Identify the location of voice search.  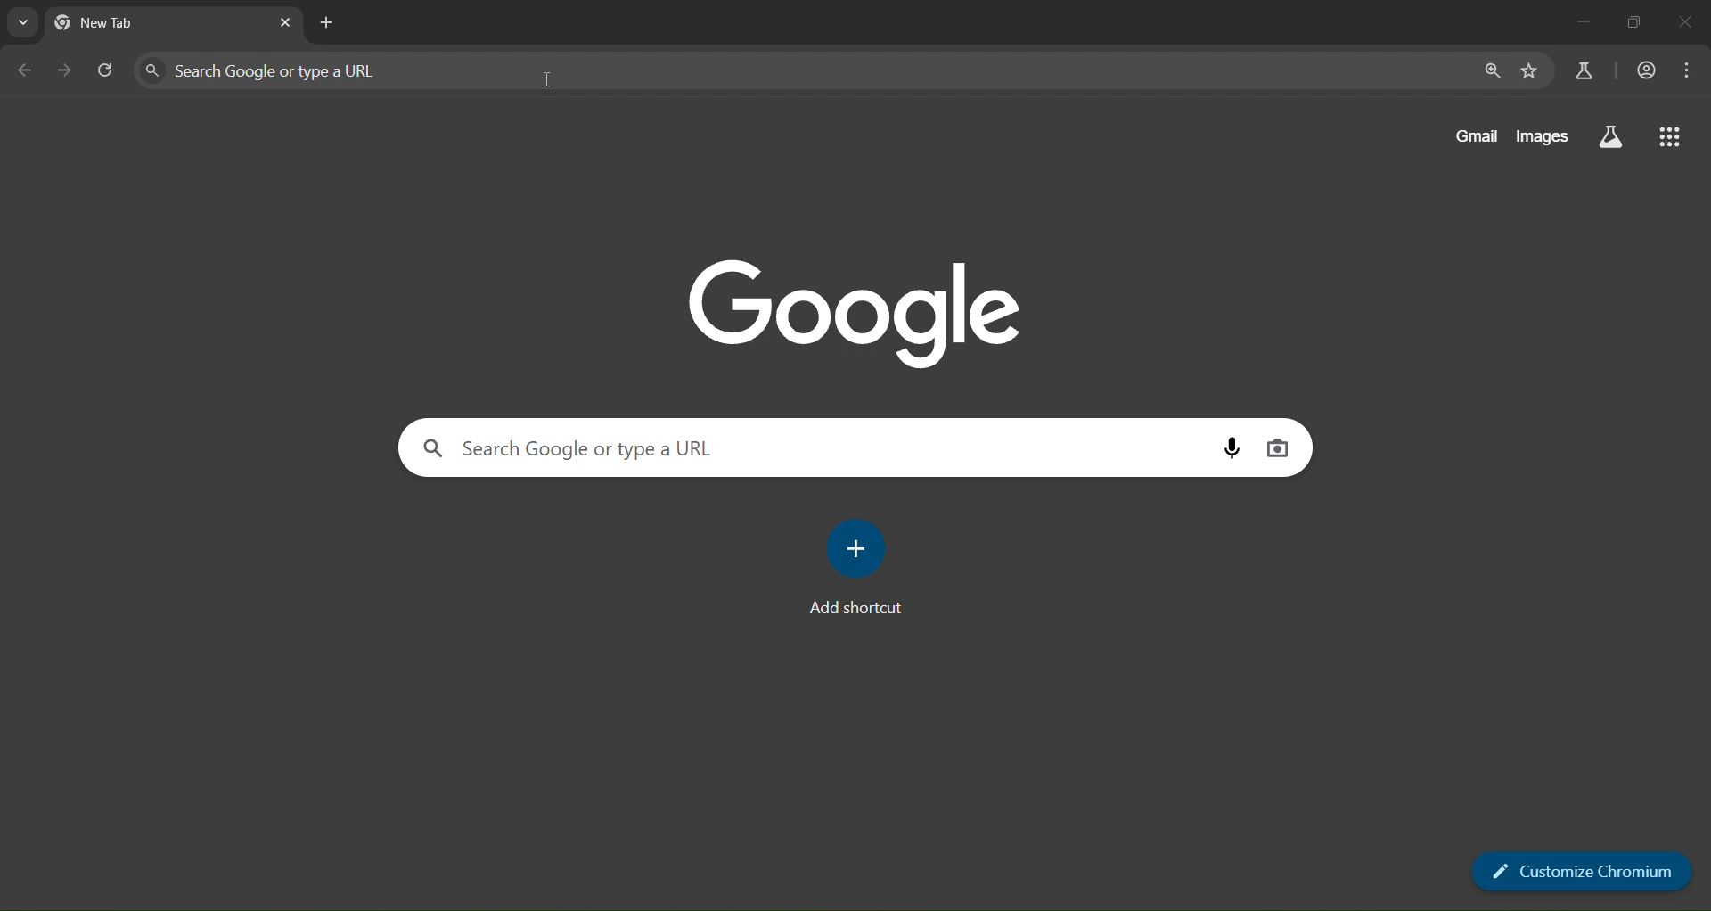
(1230, 449).